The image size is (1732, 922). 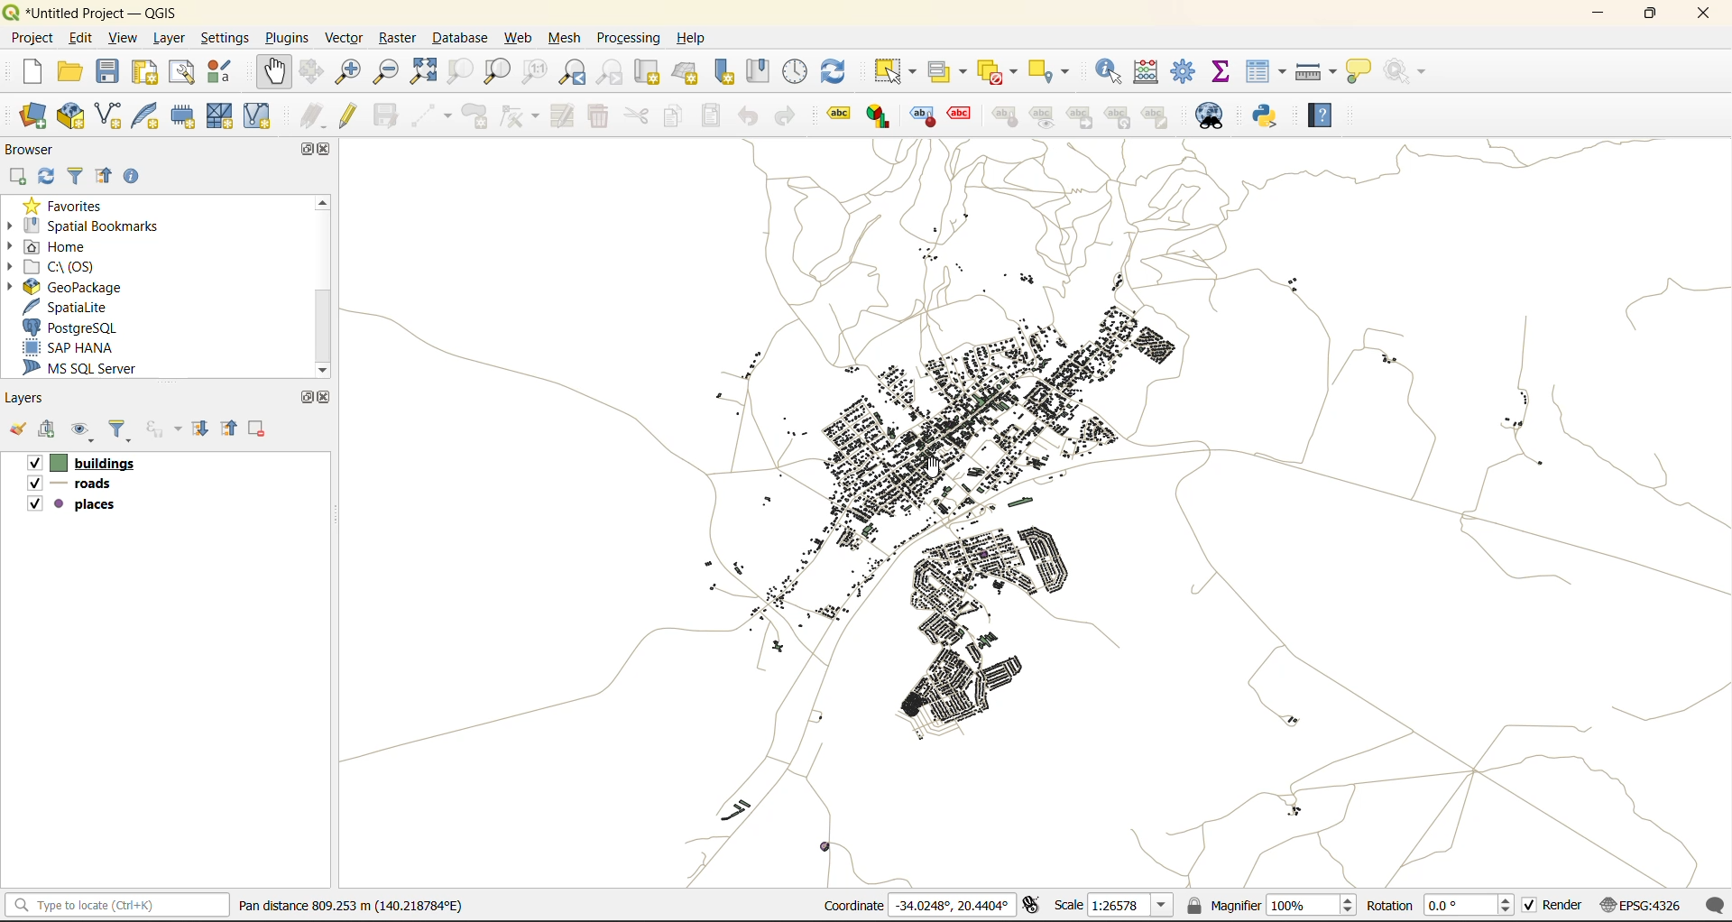 What do you see at coordinates (1110, 74) in the screenshot?
I see `identify features` at bounding box center [1110, 74].